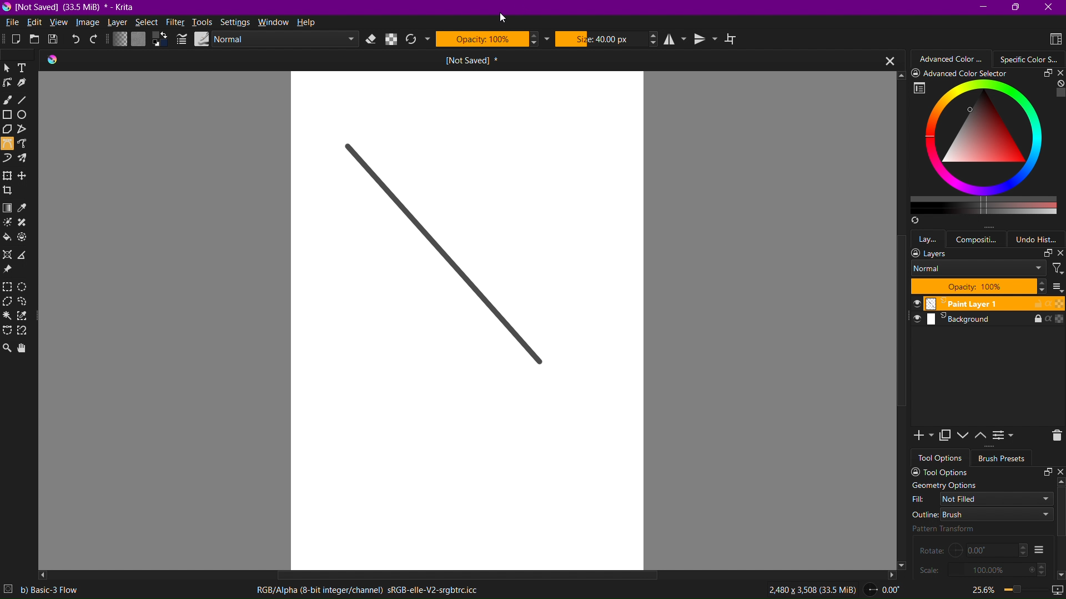  I want to click on Set Eraser Mode, so click(372, 39).